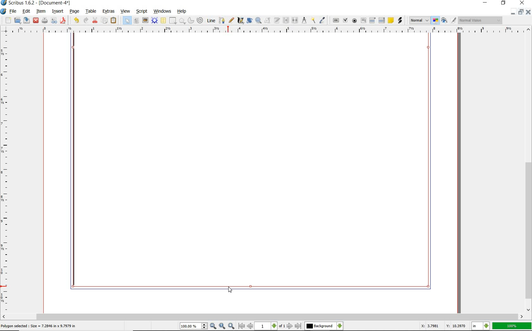 This screenshot has width=532, height=331. Describe the element at coordinates (222, 20) in the screenshot. I see `Bezier curve` at that location.